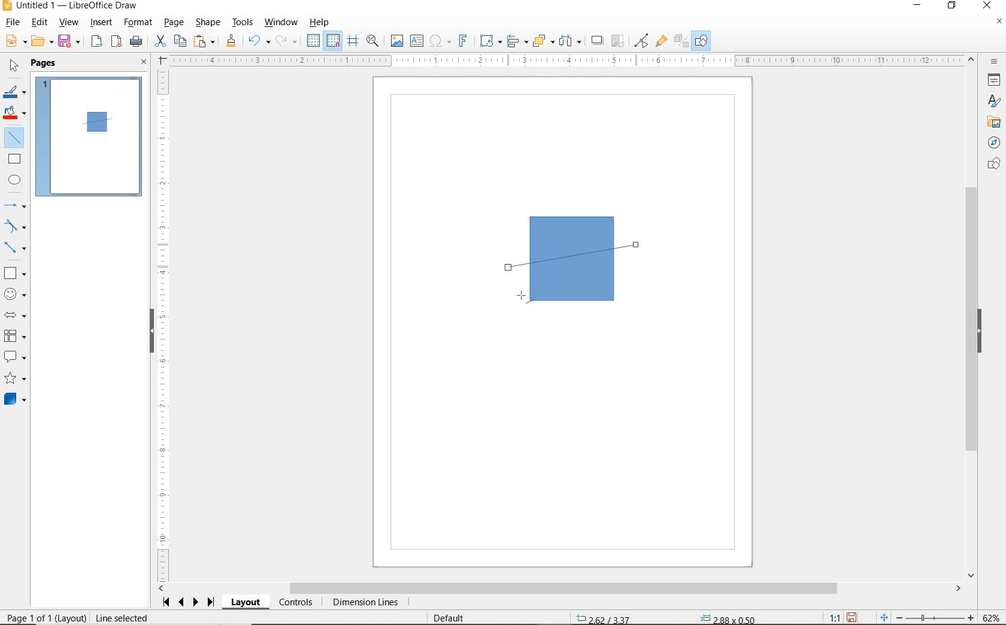 The height and width of the screenshot is (625, 1006). What do you see at coordinates (244, 23) in the screenshot?
I see `TOOLS` at bounding box center [244, 23].